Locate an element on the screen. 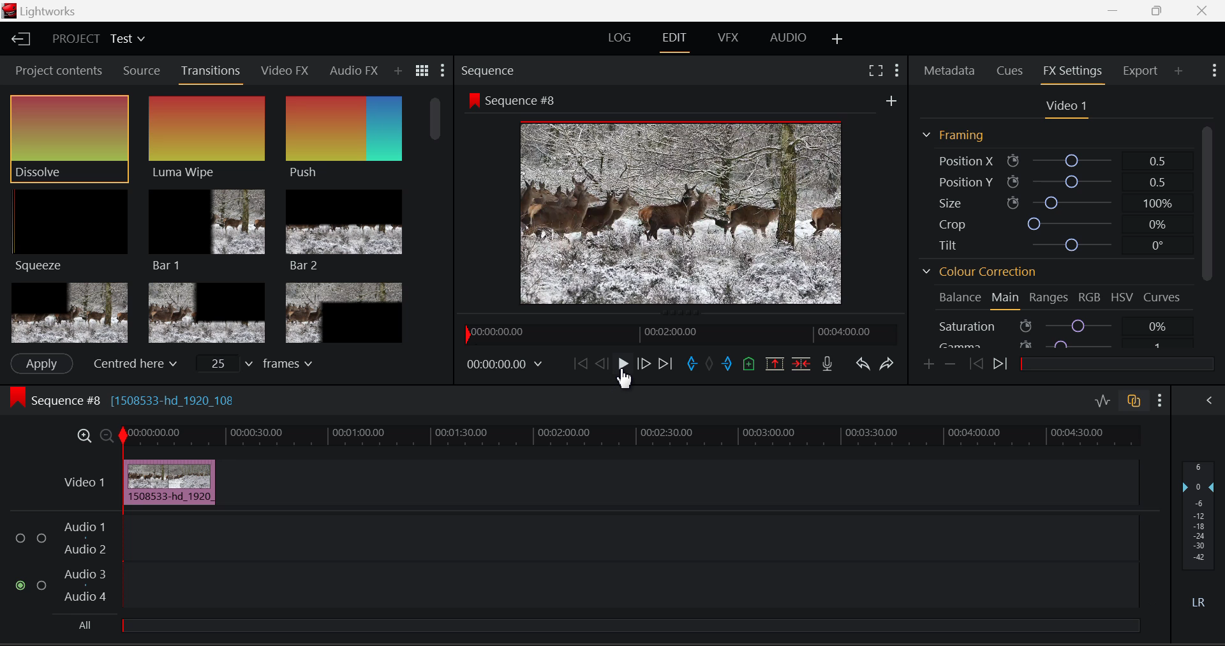 Image resolution: width=1225 pixels, height=646 pixels. Toggle Audio Track Sync is located at coordinates (1136, 402).